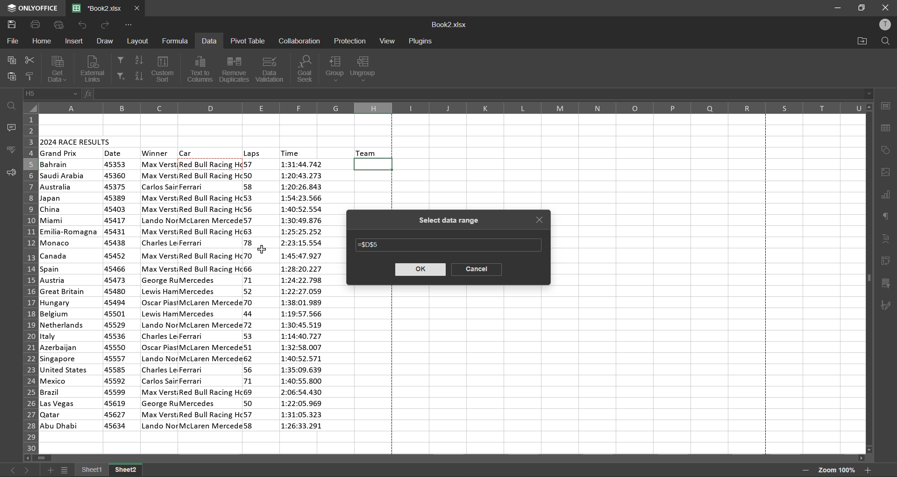 This screenshot has height=477, width=897. What do you see at coordinates (177, 40) in the screenshot?
I see `formula` at bounding box center [177, 40].